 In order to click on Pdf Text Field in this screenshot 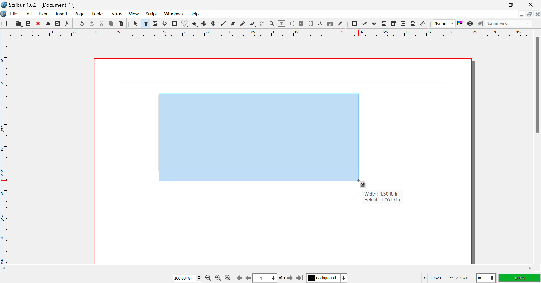, I will do `click(384, 24)`.